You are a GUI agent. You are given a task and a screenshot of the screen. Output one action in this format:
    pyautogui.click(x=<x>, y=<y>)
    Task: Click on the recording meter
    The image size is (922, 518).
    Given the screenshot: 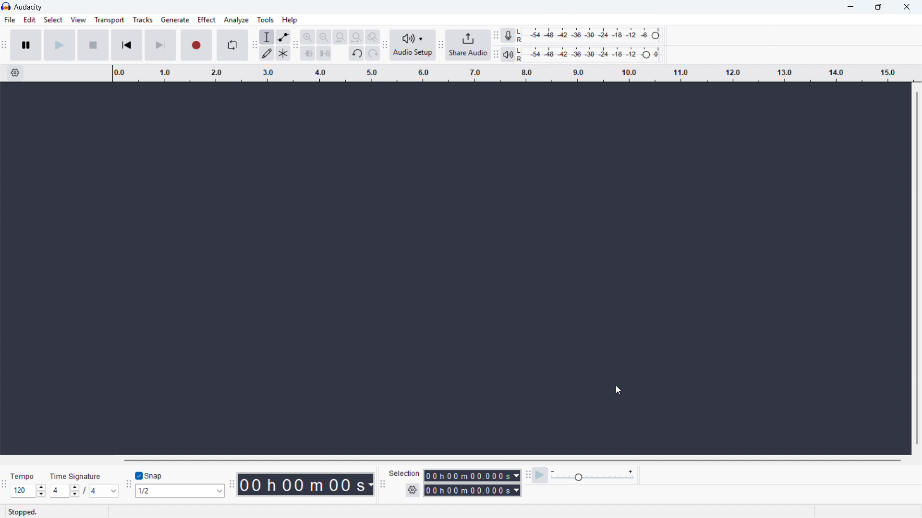 What is the action you would take?
    pyautogui.click(x=509, y=35)
    